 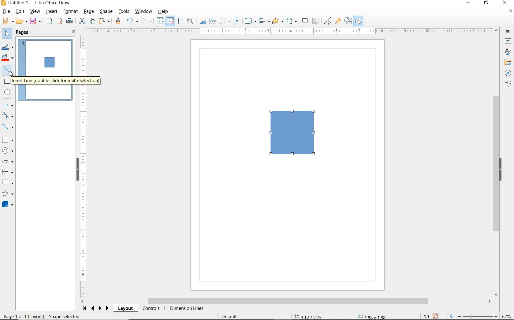 I want to click on TOGGLE POINT EDIT MODE, so click(x=328, y=21).